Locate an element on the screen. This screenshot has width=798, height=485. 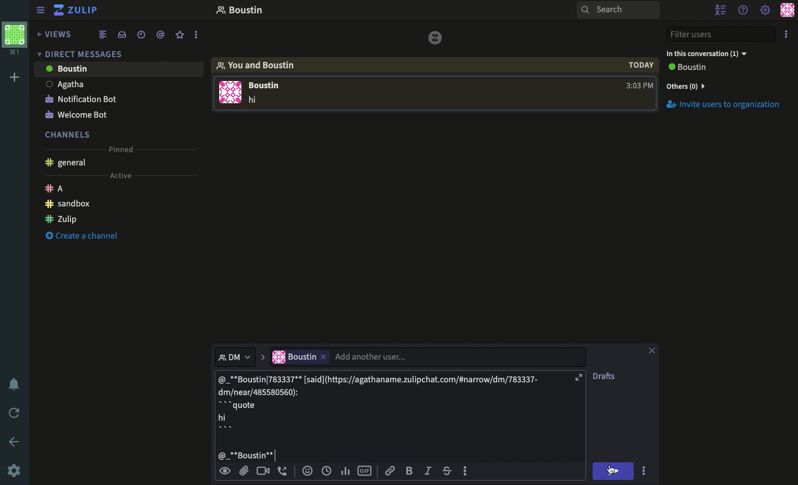
Notification is located at coordinates (14, 385).